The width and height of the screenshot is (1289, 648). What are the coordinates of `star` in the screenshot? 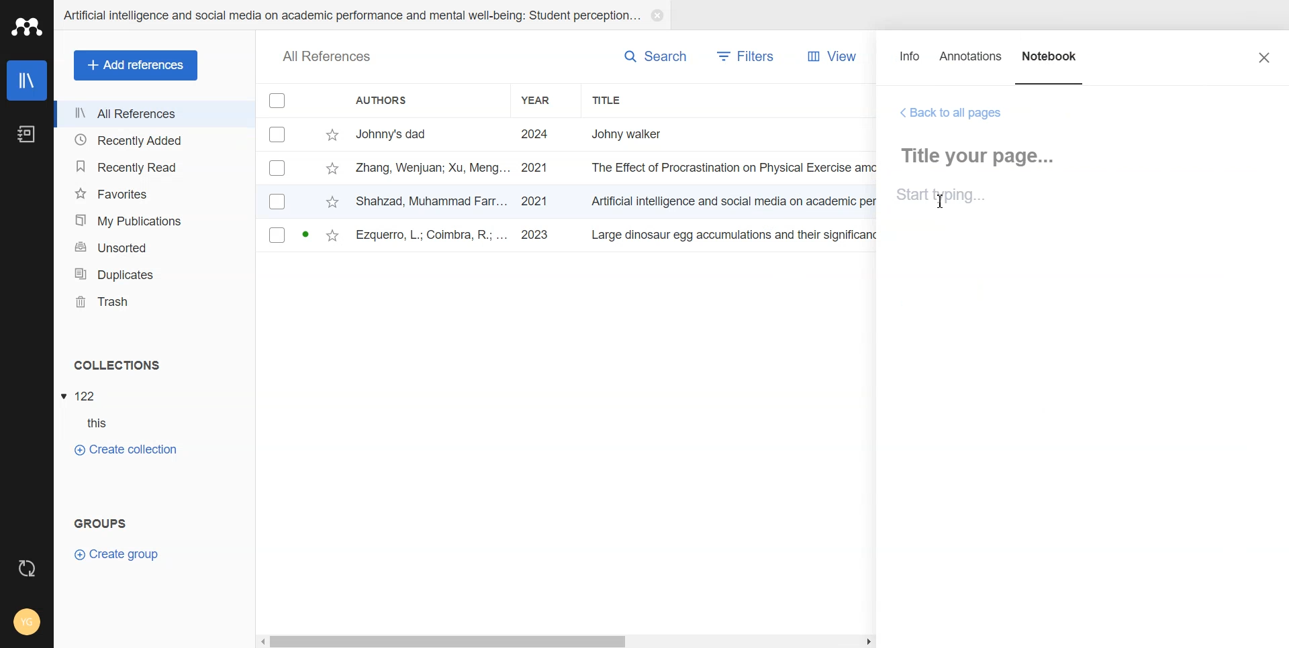 It's located at (332, 237).